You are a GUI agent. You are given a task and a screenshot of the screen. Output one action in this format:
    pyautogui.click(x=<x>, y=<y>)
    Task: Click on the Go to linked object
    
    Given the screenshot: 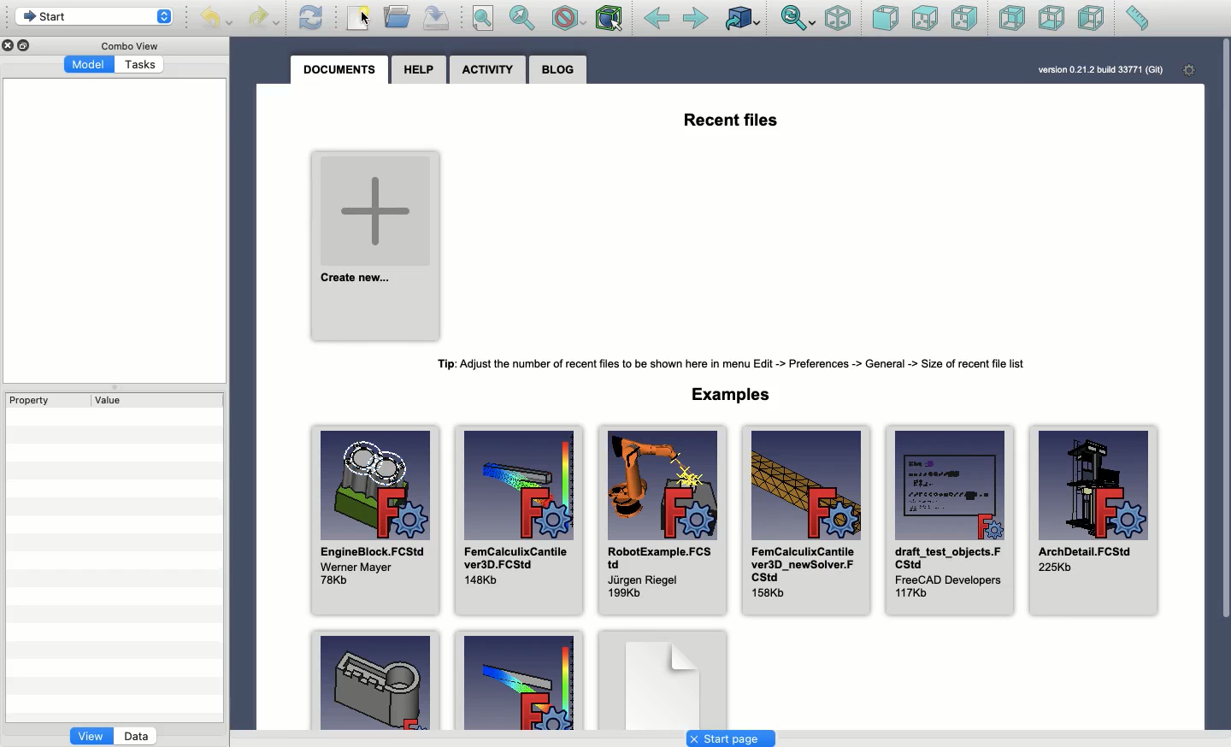 What is the action you would take?
    pyautogui.click(x=742, y=18)
    